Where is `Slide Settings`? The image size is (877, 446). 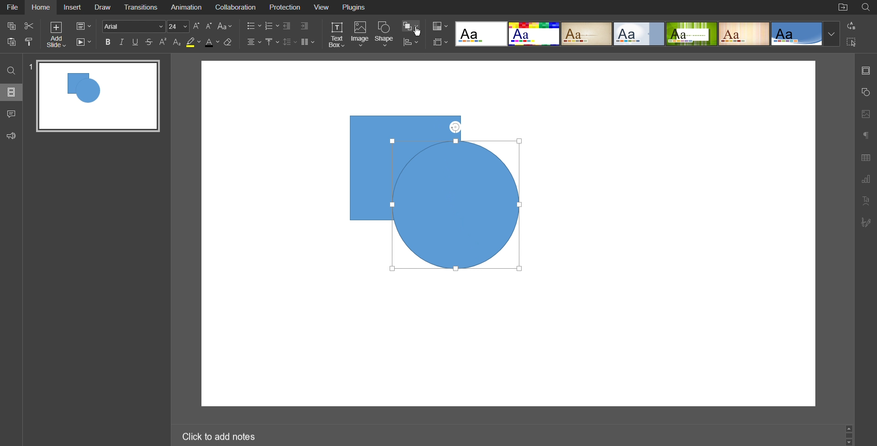
Slide Settings is located at coordinates (441, 42).